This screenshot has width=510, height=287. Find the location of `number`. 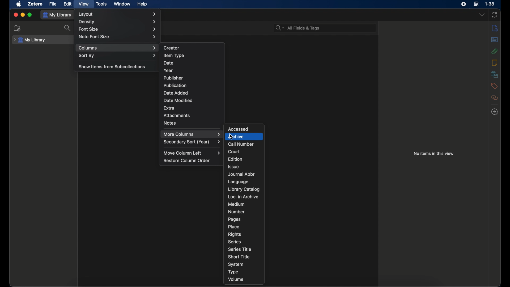

number is located at coordinates (236, 212).